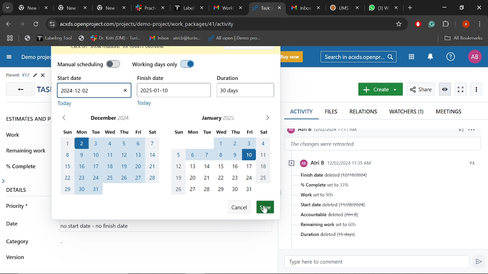 The image size is (488, 274). What do you see at coordinates (80, 64) in the screenshot?
I see `manual scheduling` at bounding box center [80, 64].